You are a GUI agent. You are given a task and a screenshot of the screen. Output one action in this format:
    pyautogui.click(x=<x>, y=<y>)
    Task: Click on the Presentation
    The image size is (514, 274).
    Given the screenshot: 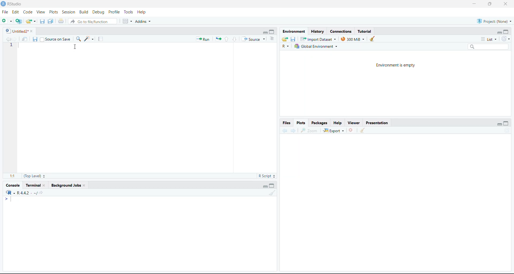 What is the action you would take?
    pyautogui.click(x=378, y=123)
    